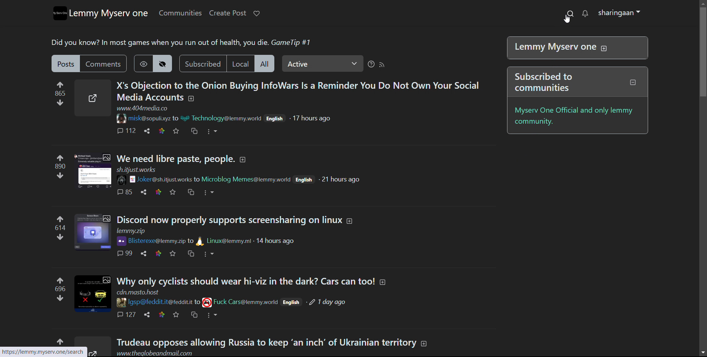  I want to click on more, so click(210, 192).